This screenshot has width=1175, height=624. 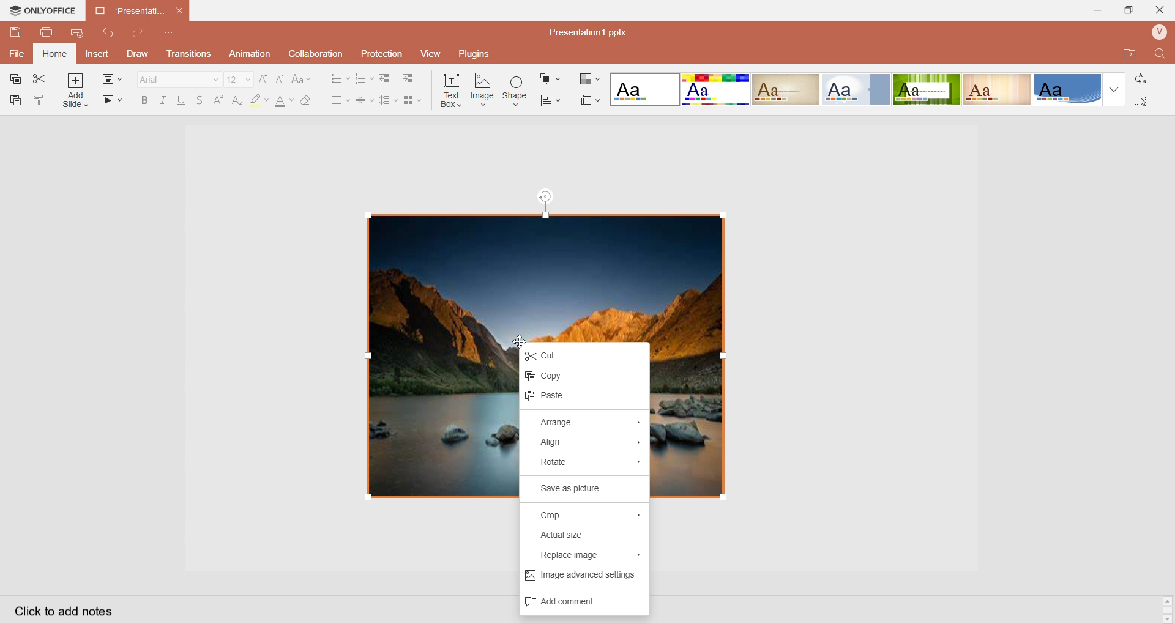 What do you see at coordinates (551, 100) in the screenshot?
I see `Align Shape` at bounding box center [551, 100].